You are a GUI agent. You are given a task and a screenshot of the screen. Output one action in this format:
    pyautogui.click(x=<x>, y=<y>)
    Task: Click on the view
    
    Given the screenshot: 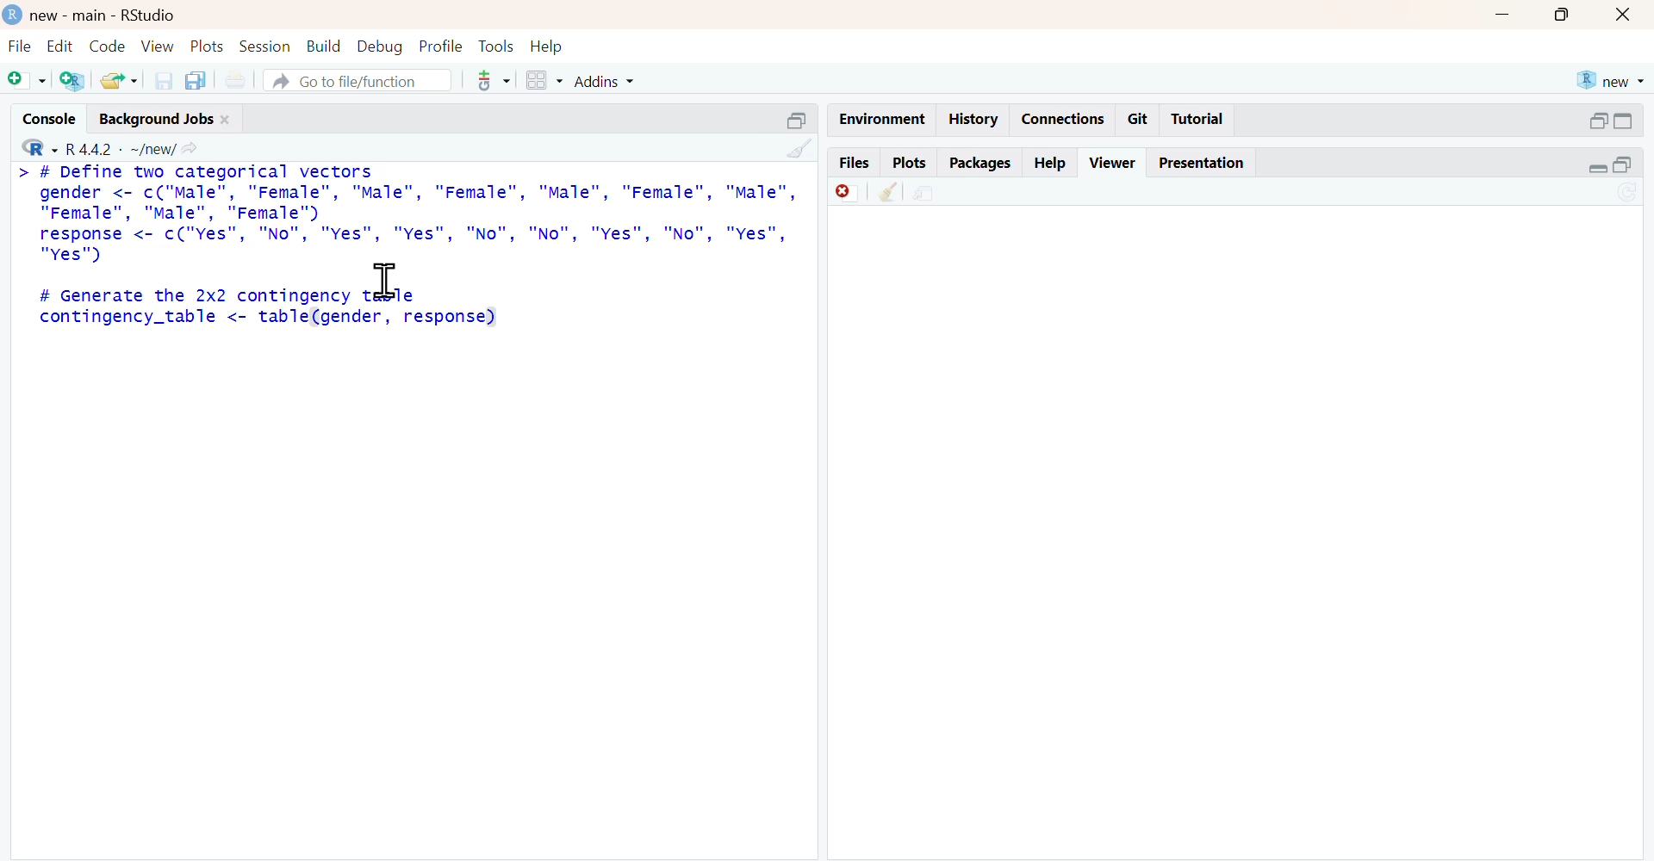 What is the action you would take?
    pyautogui.click(x=159, y=46)
    